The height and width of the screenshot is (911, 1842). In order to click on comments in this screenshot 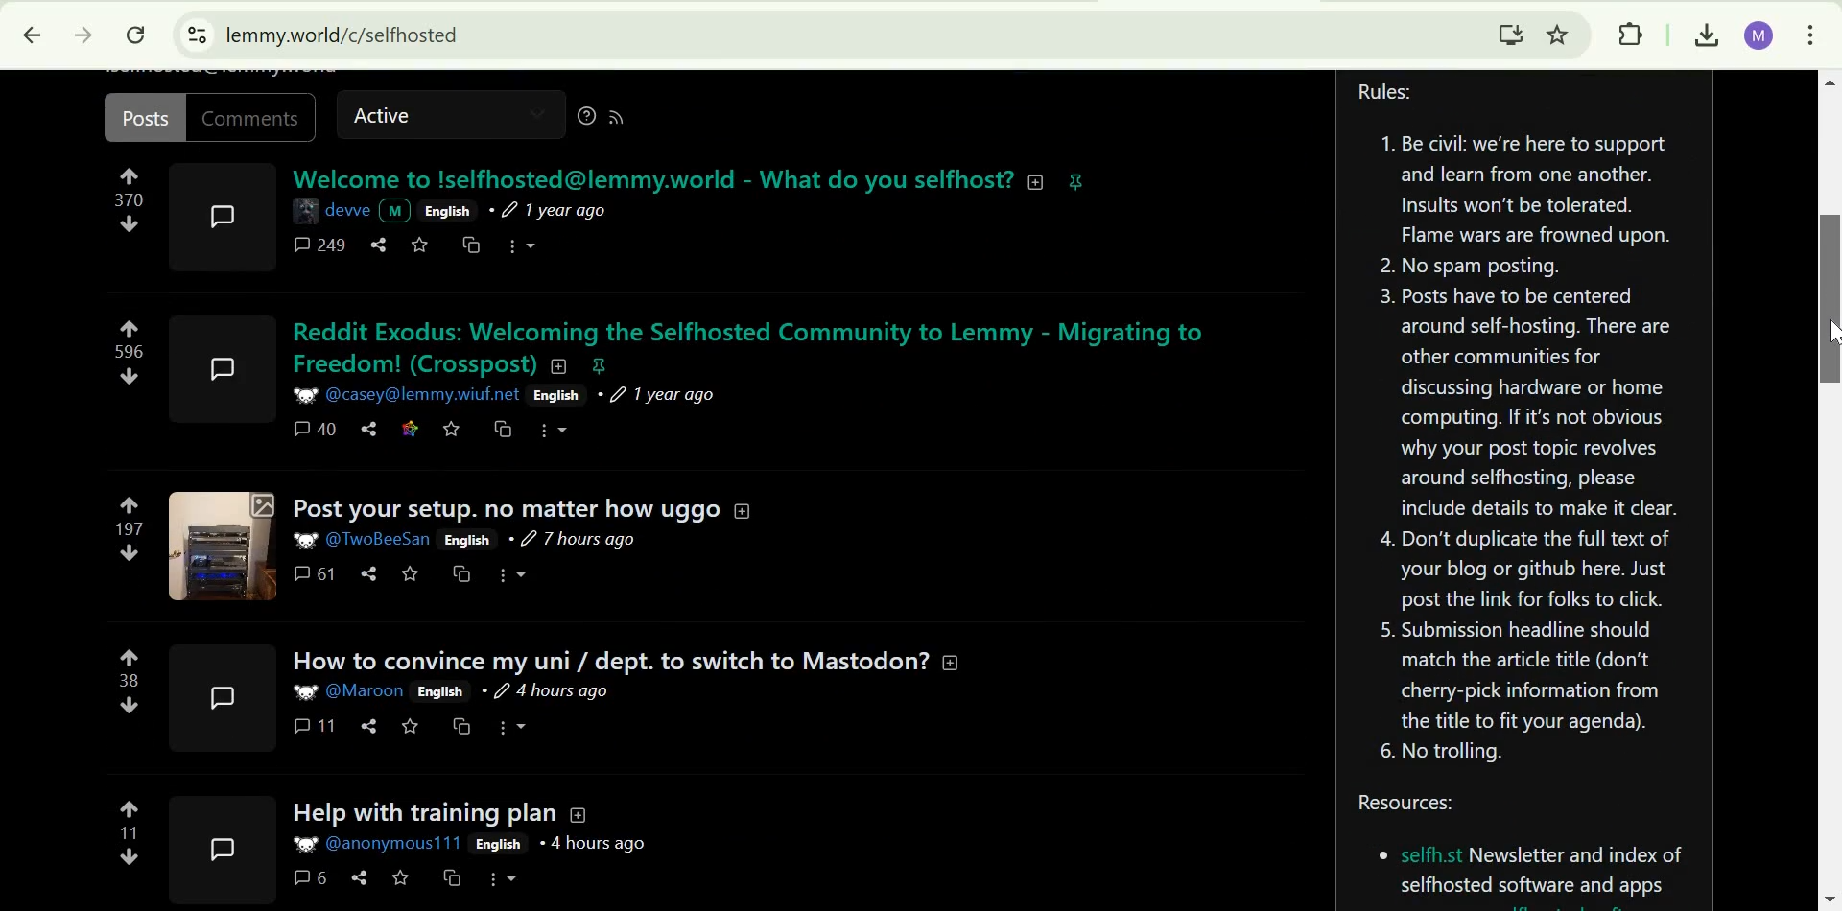, I will do `click(256, 117)`.